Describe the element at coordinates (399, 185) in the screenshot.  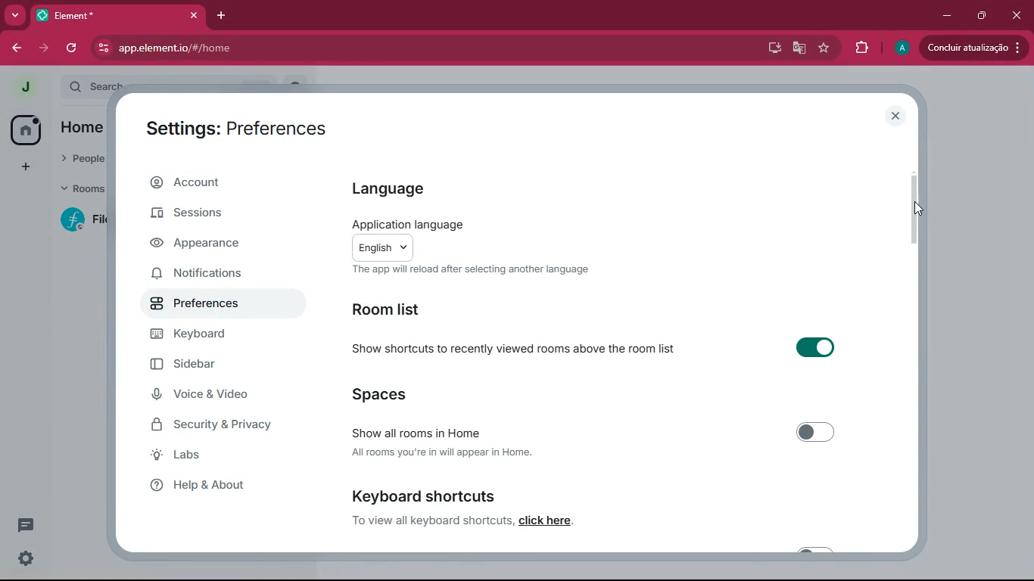
I see `language` at that location.